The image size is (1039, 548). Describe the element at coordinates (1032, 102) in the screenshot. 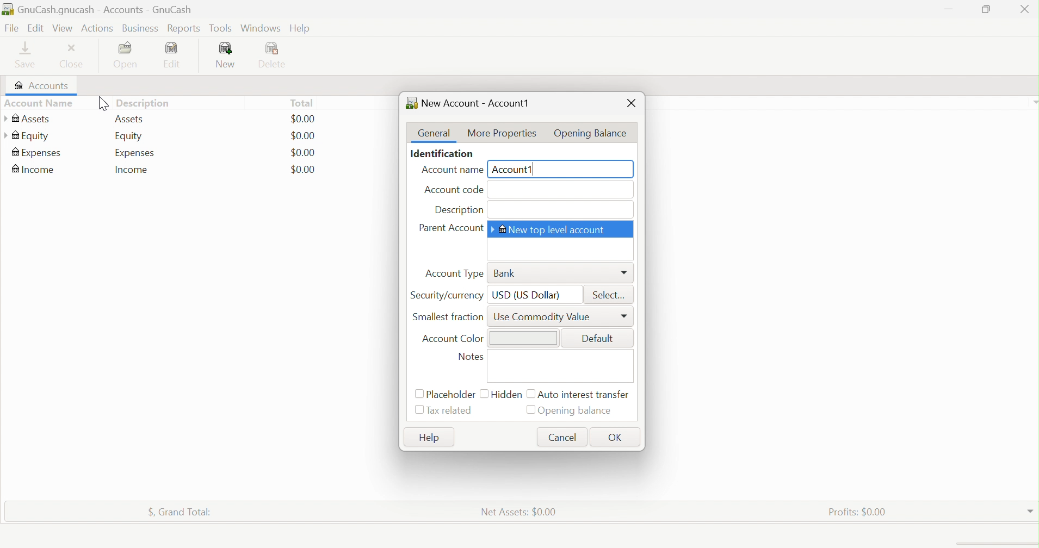

I see `Drop Down` at that location.